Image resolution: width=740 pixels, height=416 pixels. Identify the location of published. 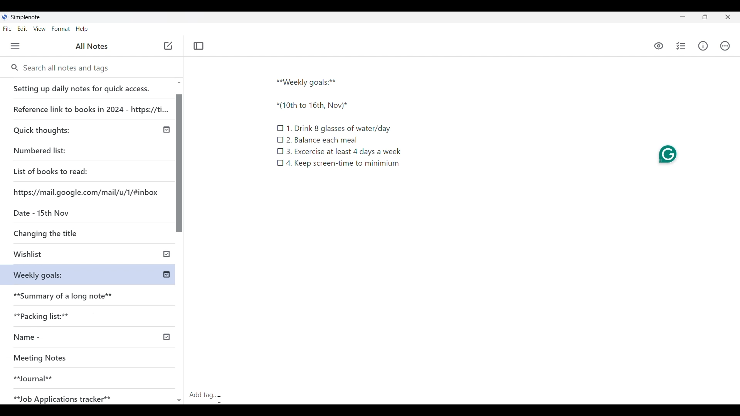
(167, 130).